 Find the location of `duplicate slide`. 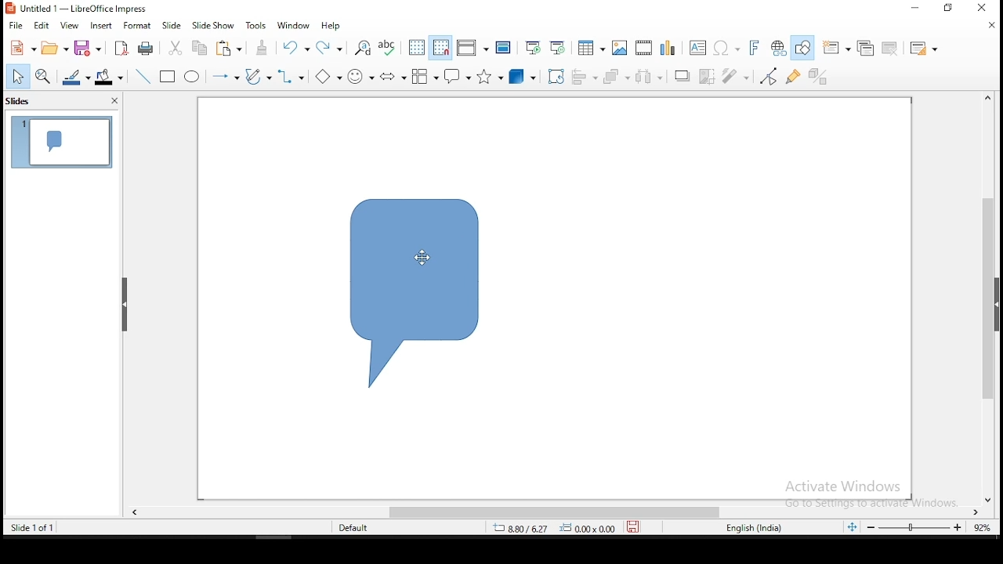

duplicate slide is located at coordinates (867, 47).